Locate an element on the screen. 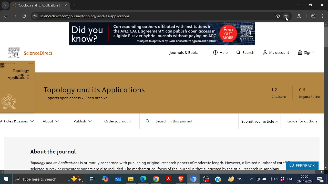  Move right is located at coordinates (321, 172).